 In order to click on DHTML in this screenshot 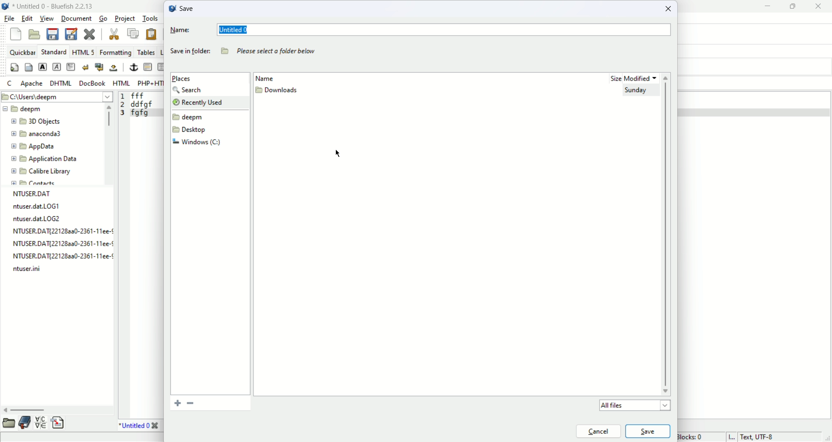, I will do `click(61, 82)`.